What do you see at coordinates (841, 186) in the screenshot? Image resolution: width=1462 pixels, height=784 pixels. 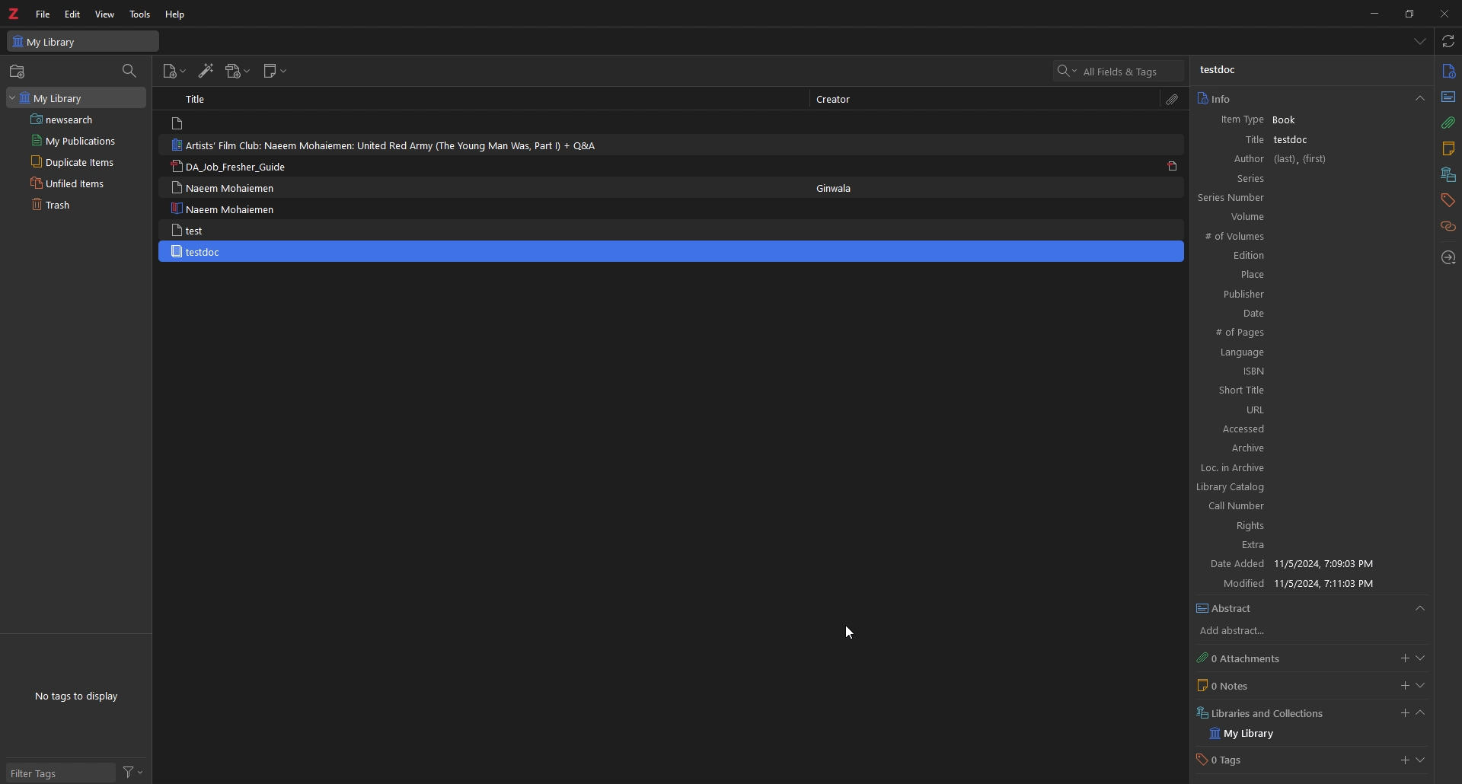 I see `Ginwala` at bounding box center [841, 186].